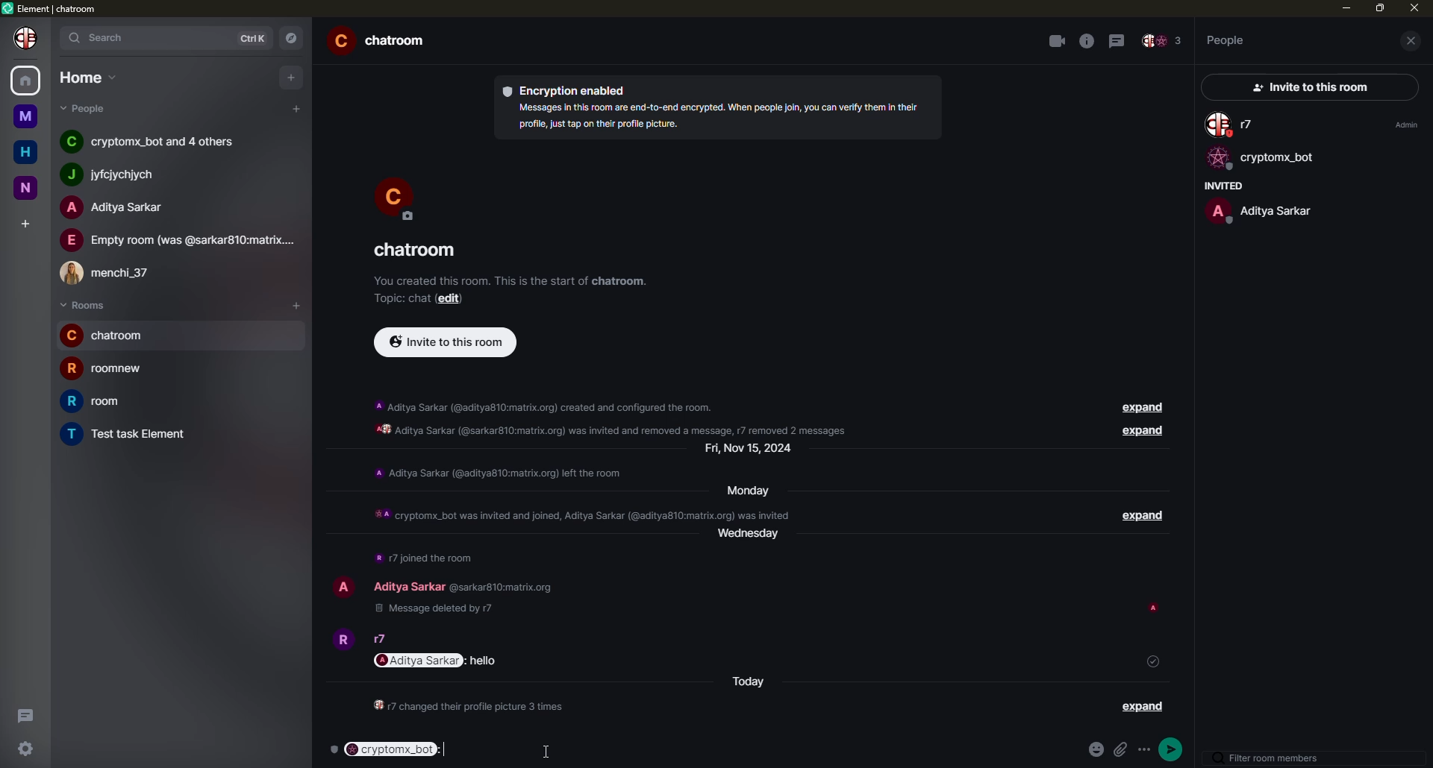 The height and width of the screenshot is (768, 1433). I want to click on people, so click(179, 240).